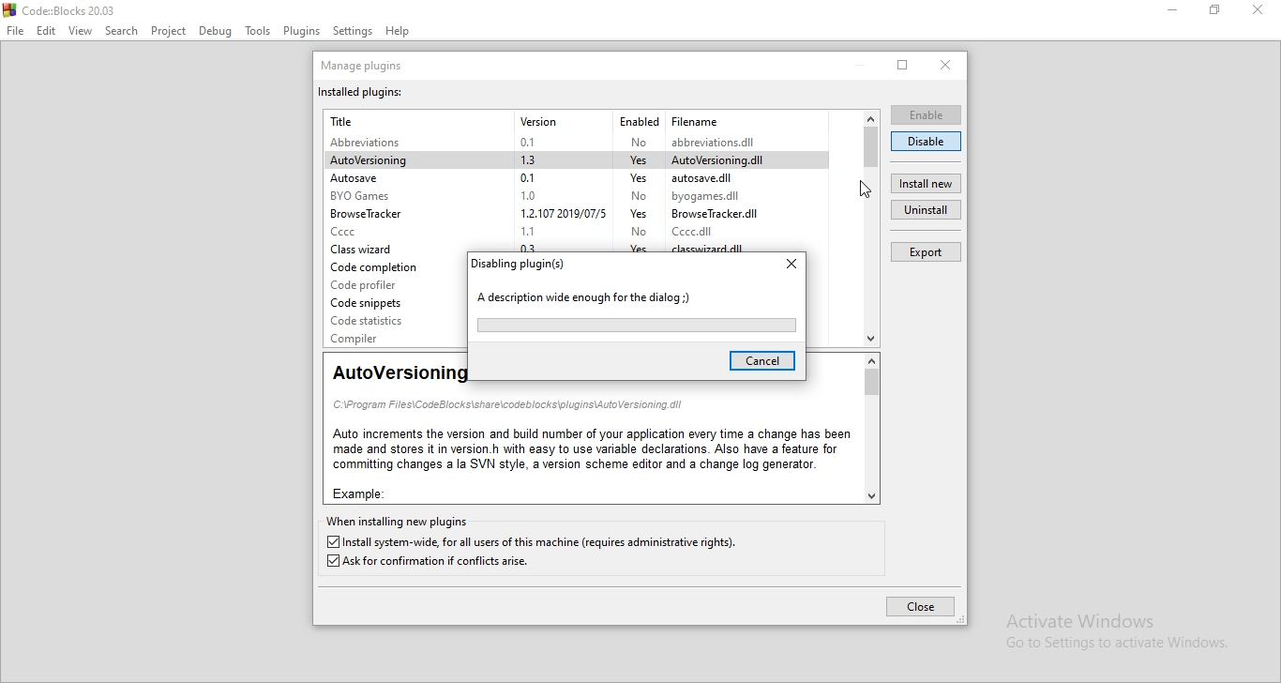 The width and height of the screenshot is (1281, 683). I want to click on Edit, so click(46, 31).